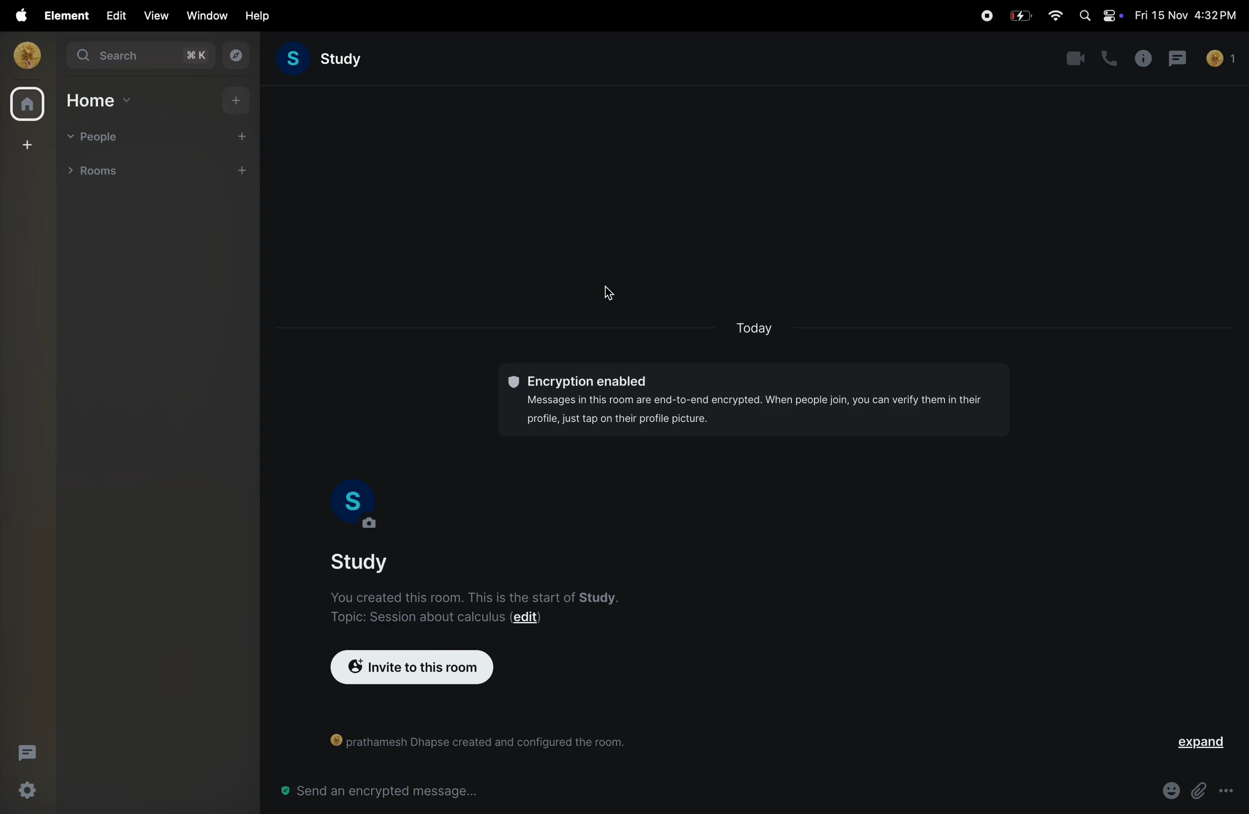 The image size is (1249, 814). What do you see at coordinates (492, 606) in the screenshot?
I see `description` at bounding box center [492, 606].